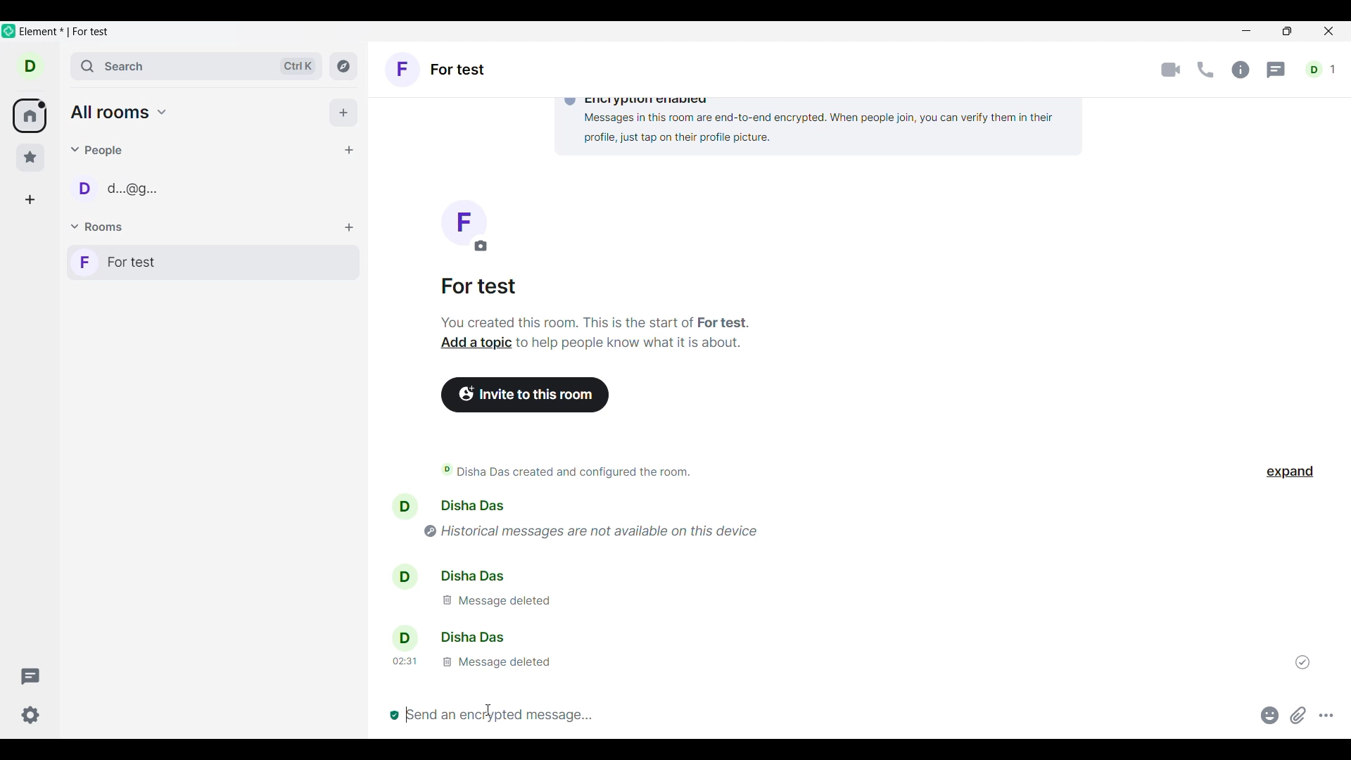 This screenshot has width=1351, height=760. What do you see at coordinates (631, 346) in the screenshot?
I see `to help people know what it is about` at bounding box center [631, 346].